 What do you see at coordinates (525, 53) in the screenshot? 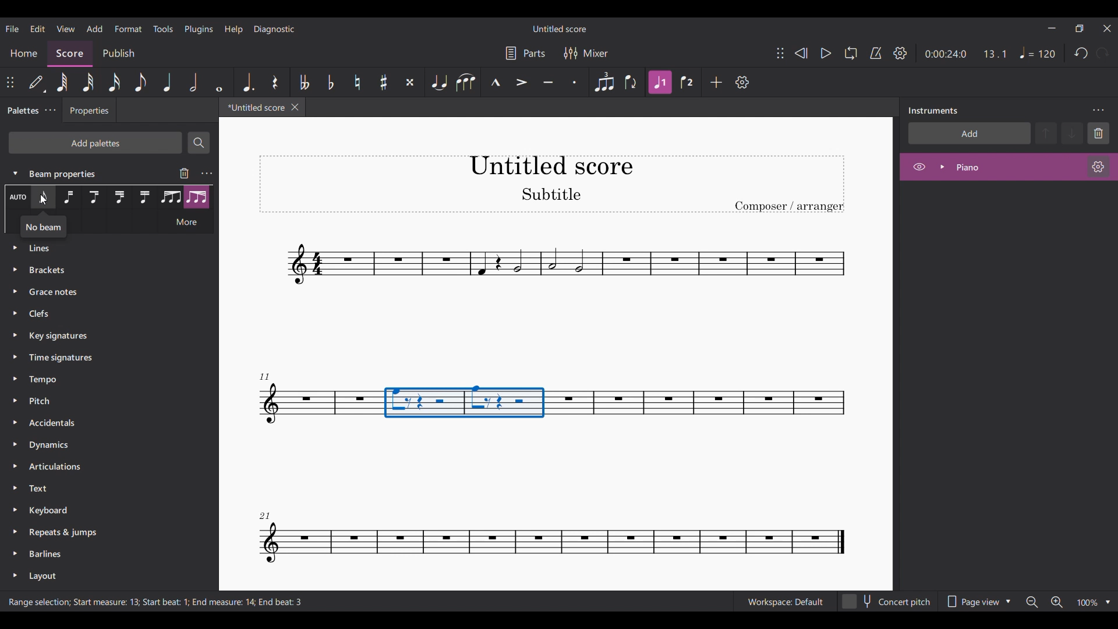
I see `Manage parts` at bounding box center [525, 53].